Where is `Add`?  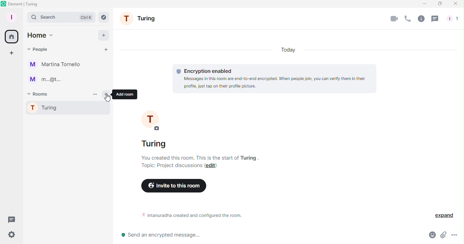 Add is located at coordinates (102, 35).